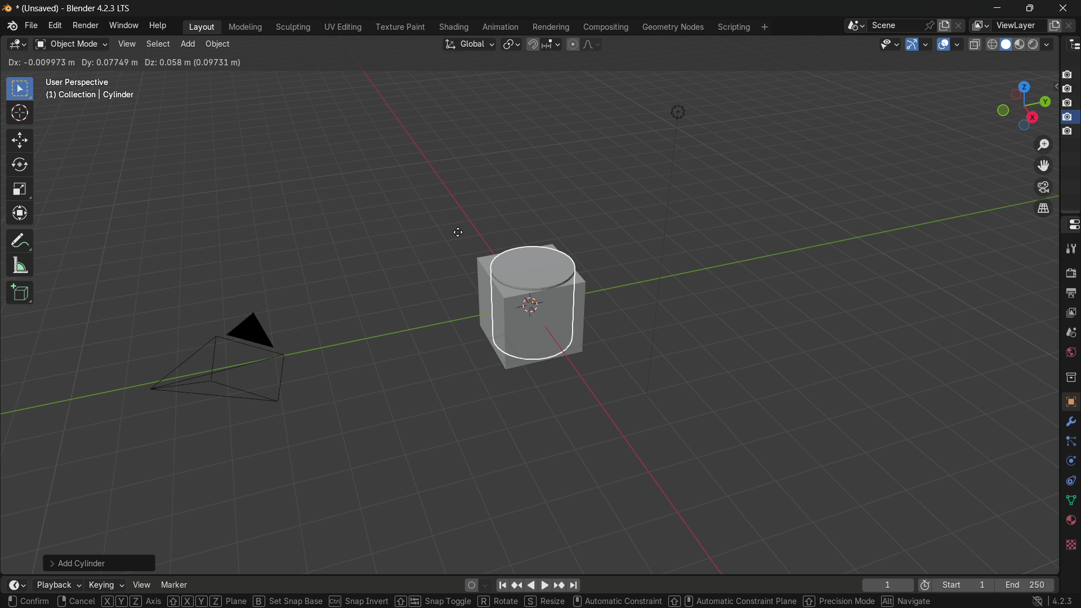 Image resolution: width=1081 pixels, height=608 pixels. Describe the element at coordinates (557, 585) in the screenshot. I see `jump to keyframe` at that location.